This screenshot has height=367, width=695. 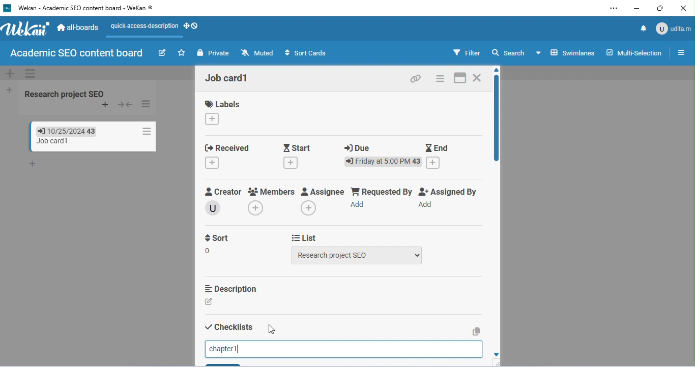 I want to click on creator name, so click(x=215, y=207).